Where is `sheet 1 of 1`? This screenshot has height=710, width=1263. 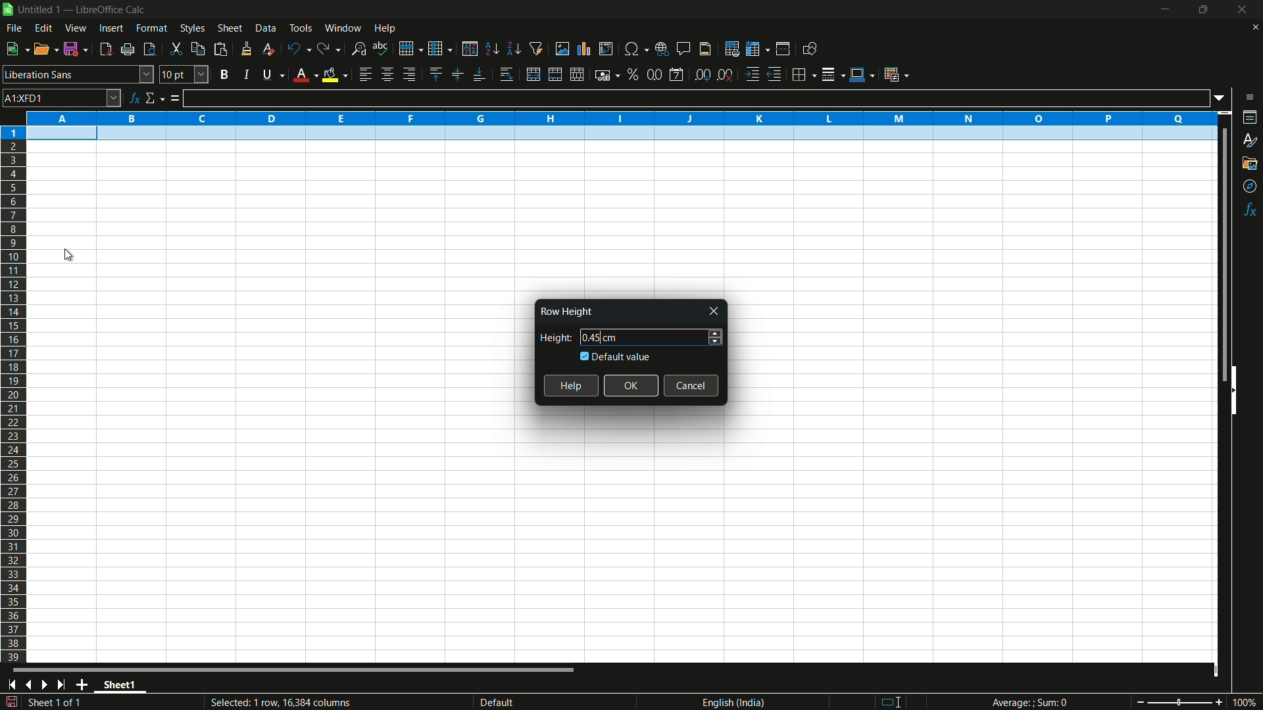
sheet 1 of 1 is located at coordinates (59, 704).